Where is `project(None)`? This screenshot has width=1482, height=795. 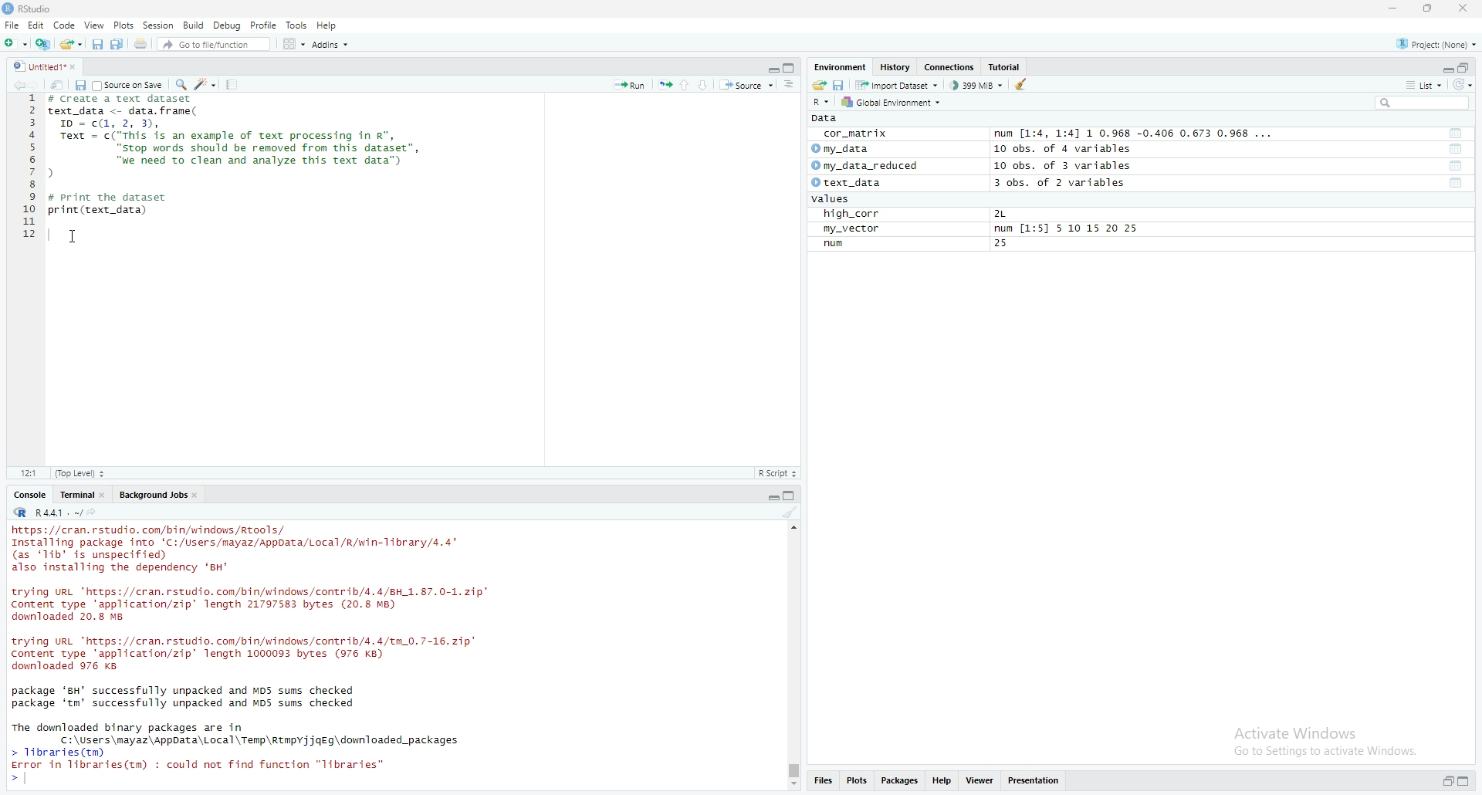
project(None) is located at coordinates (1437, 44).